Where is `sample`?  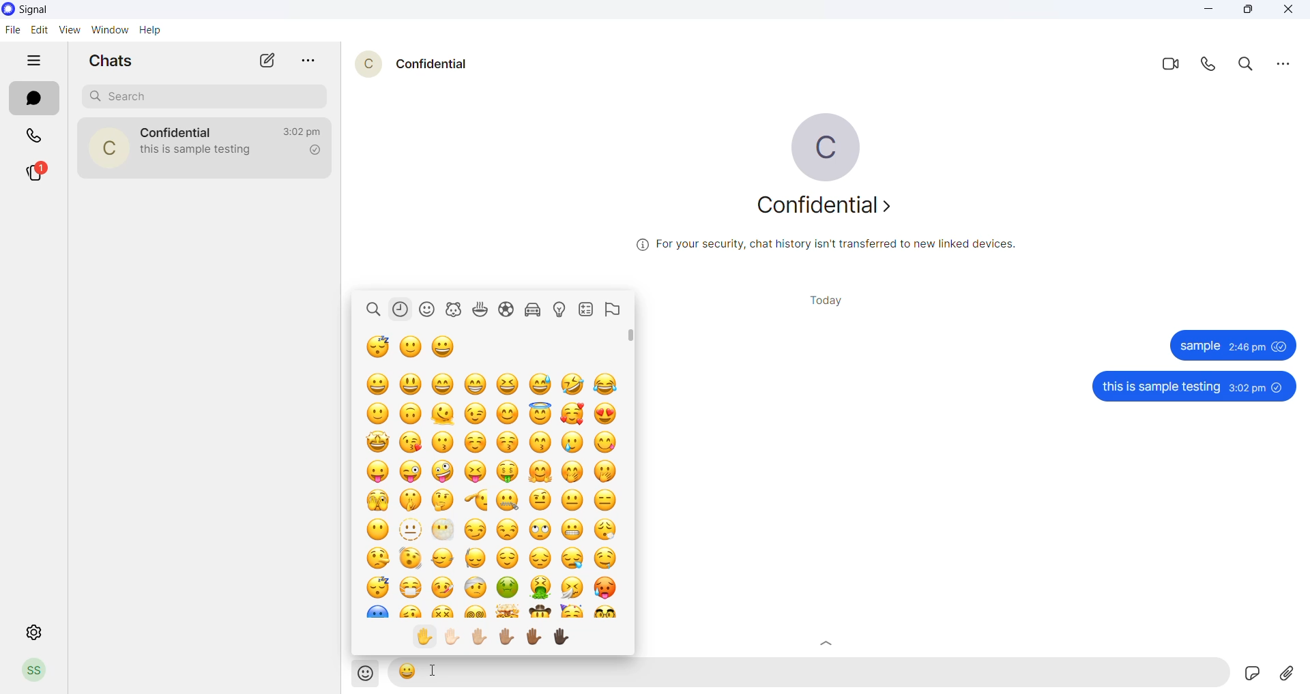
sample is located at coordinates (1199, 346).